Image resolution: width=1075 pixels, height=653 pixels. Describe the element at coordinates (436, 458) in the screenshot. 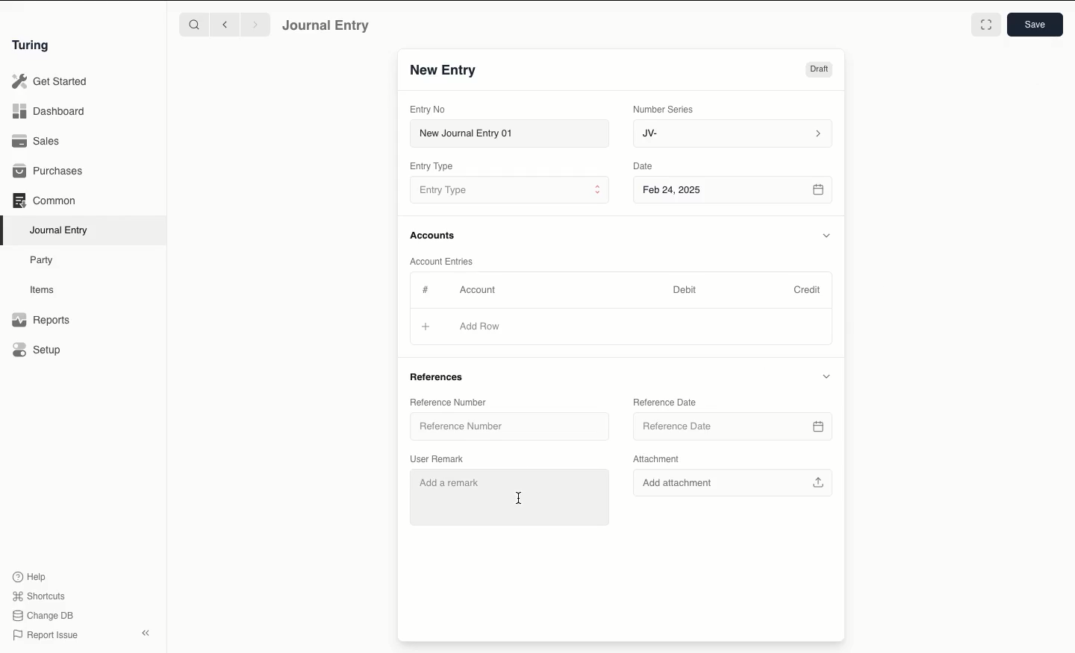

I see `User Remark` at that location.